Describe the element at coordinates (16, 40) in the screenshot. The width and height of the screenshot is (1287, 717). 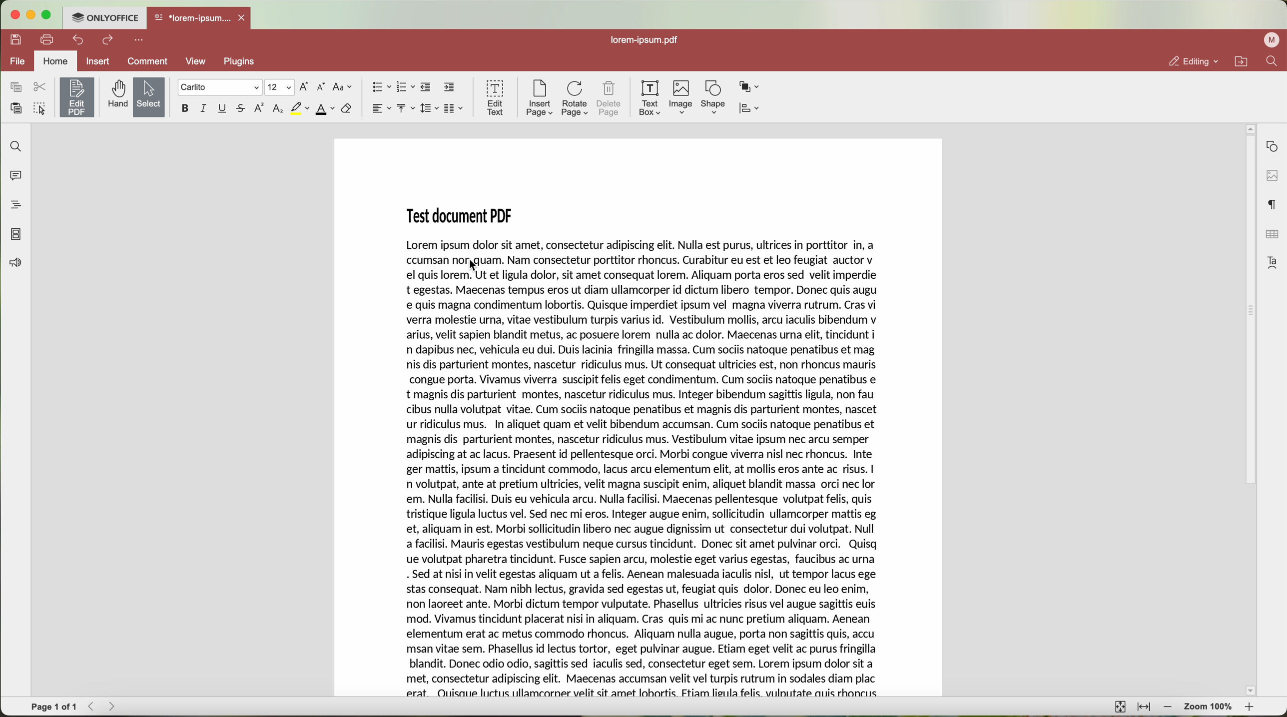
I see `save` at that location.